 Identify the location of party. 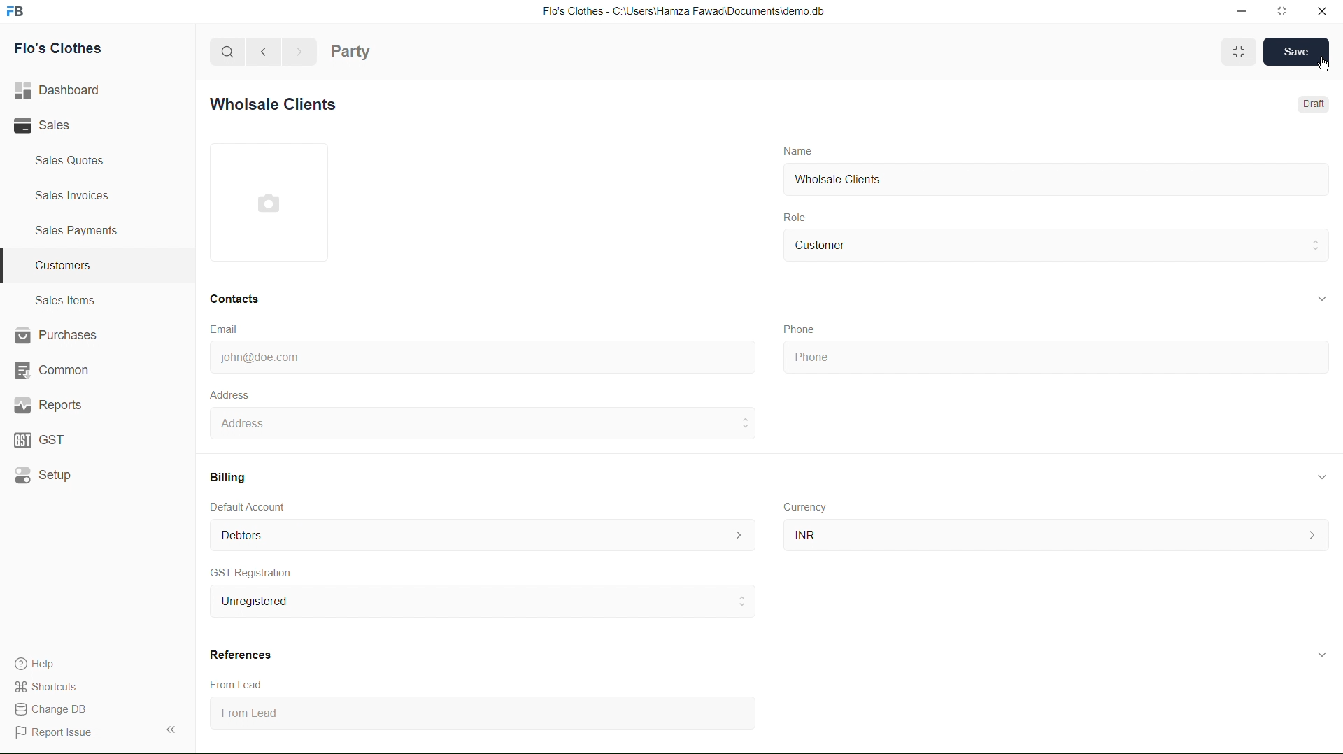
(353, 48).